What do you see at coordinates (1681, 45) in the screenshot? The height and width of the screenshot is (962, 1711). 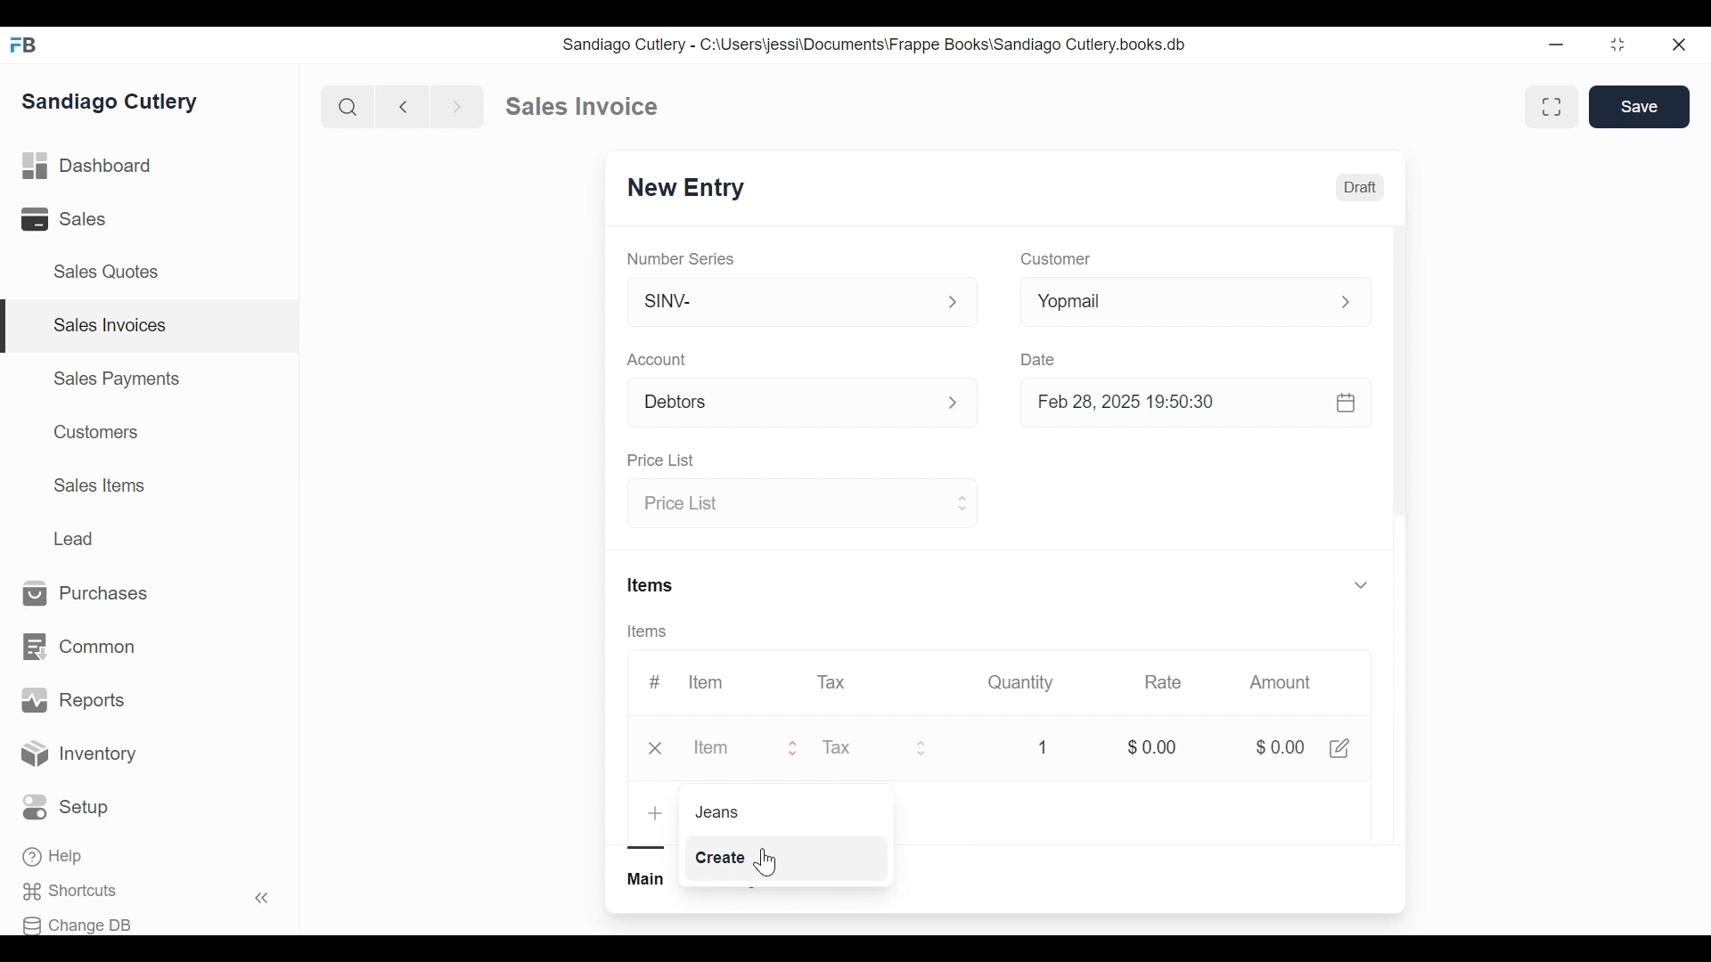 I see `close` at bounding box center [1681, 45].